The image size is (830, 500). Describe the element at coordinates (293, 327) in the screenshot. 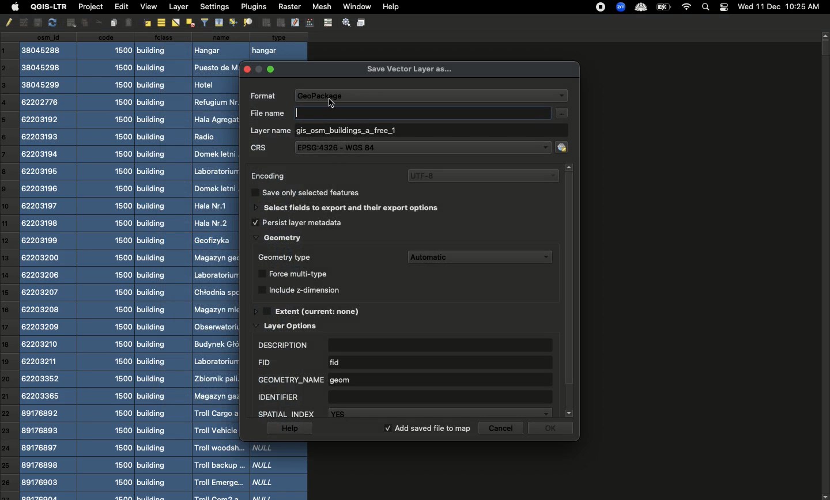

I see `Layer options` at that location.